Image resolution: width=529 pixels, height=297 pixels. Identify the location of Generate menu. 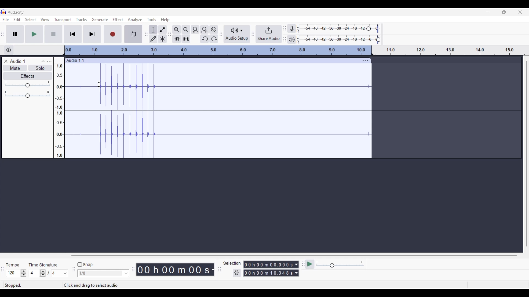
(100, 20).